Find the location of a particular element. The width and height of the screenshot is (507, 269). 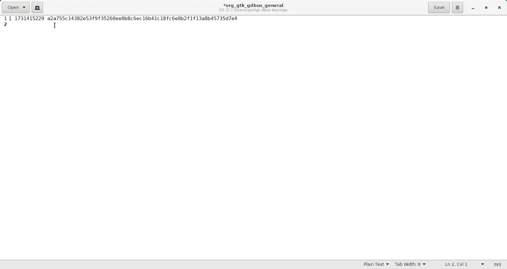

Hamburger Settings is located at coordinates (458, 7).